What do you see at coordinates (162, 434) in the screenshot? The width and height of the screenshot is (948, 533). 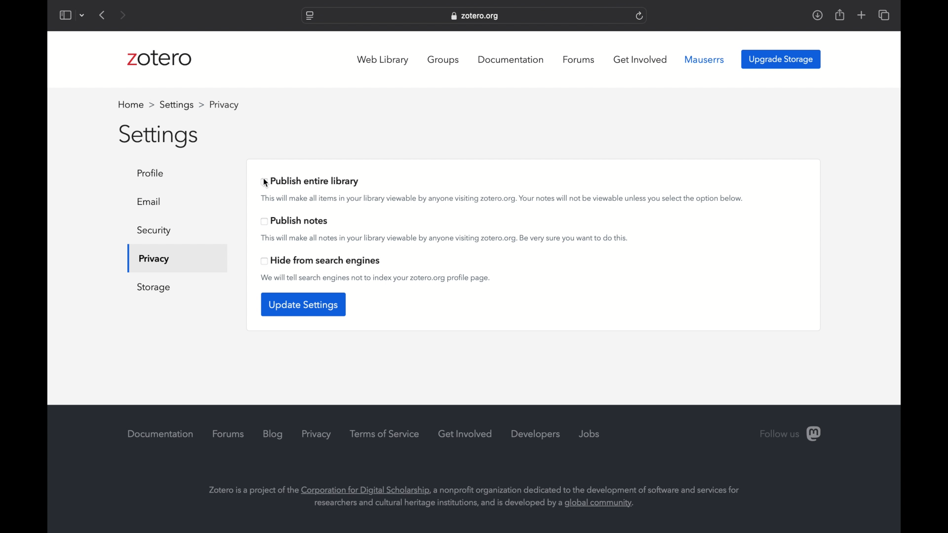 I see `documentation` at bounding box center [162, 434].